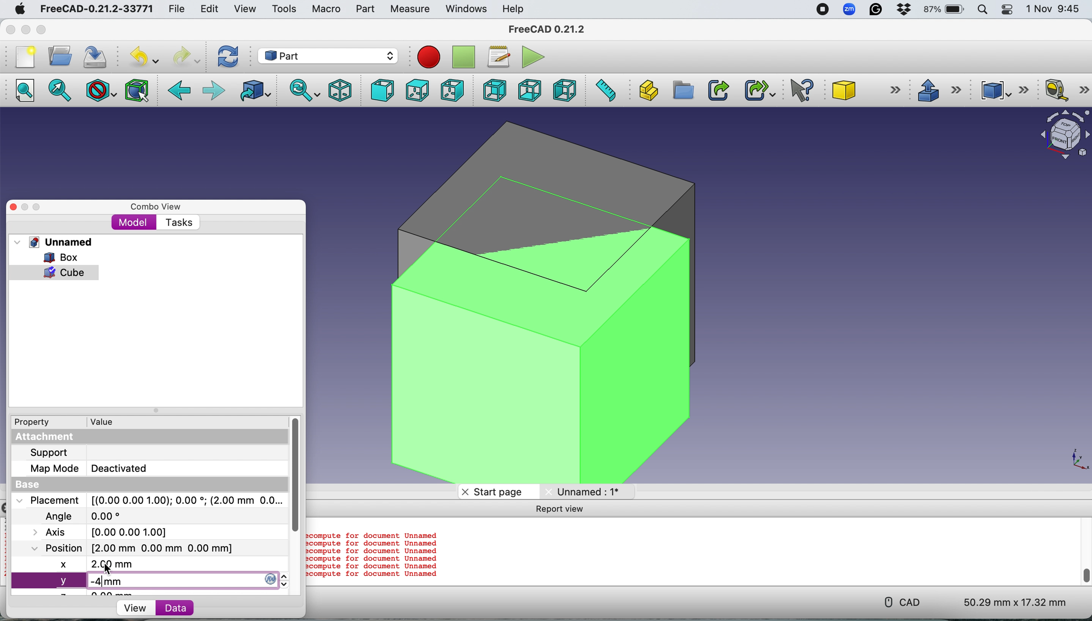 The height and width of the screenshot is (621, 1092). Describe the element at coordinates (38, 207) in the screenshot. I see `Maximise` at that location.